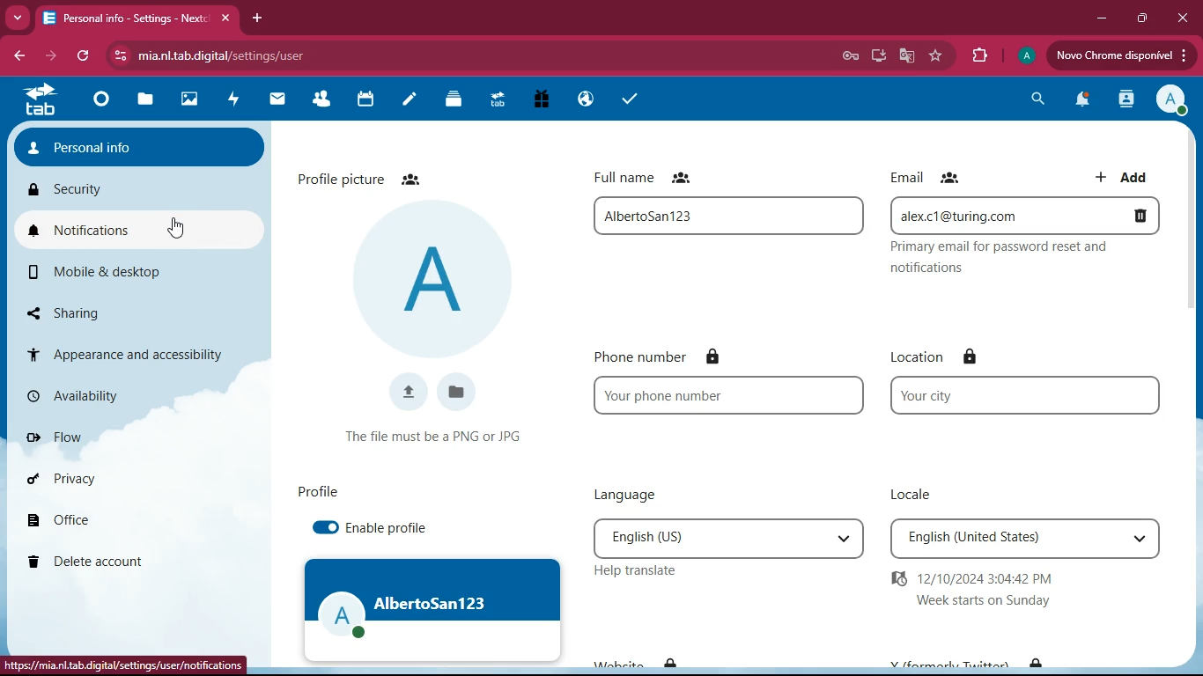 This screenshot has height=676, width=1203. What do you see at coordinates (40, 100) in the screenshot?
I see `tab` at bounding box center [40, 100].